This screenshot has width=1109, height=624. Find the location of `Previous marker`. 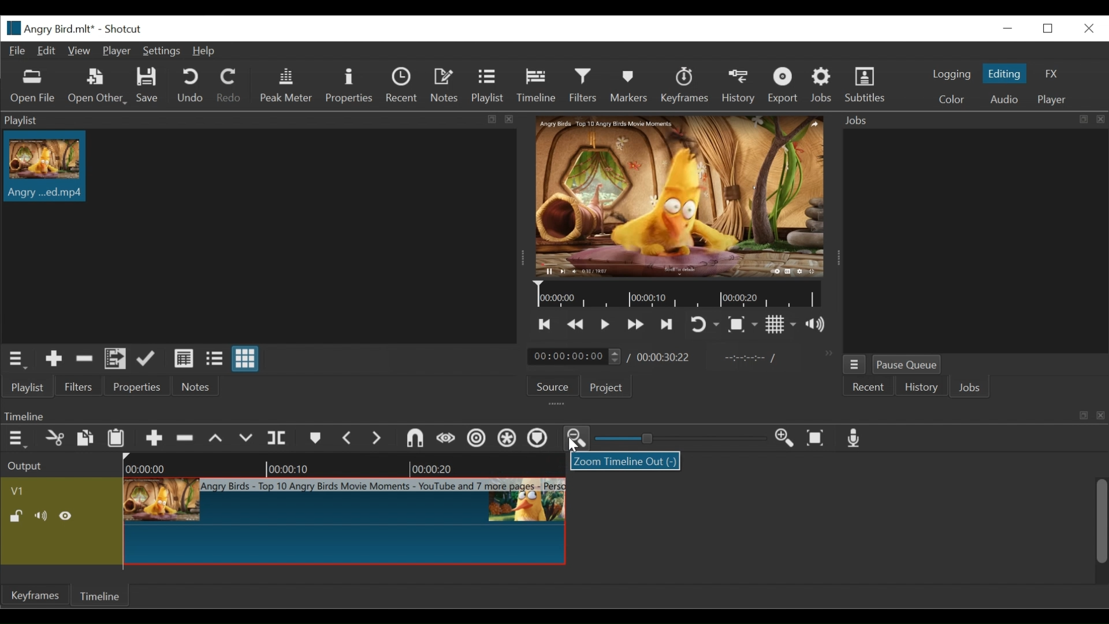

Previous marker is located at coordinates (348, 439).